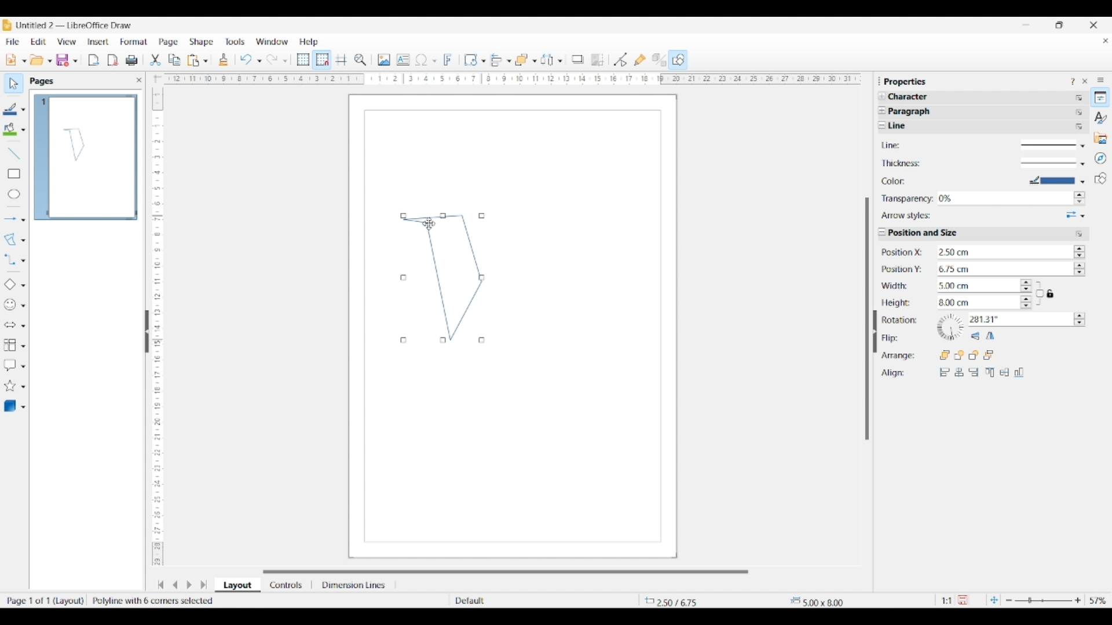 The height and width of the screenshot is (625, 1112). What do you see at coordinates (1079, 98) in the screenshot?
I see `More options` at bounding box center [1079, 98].